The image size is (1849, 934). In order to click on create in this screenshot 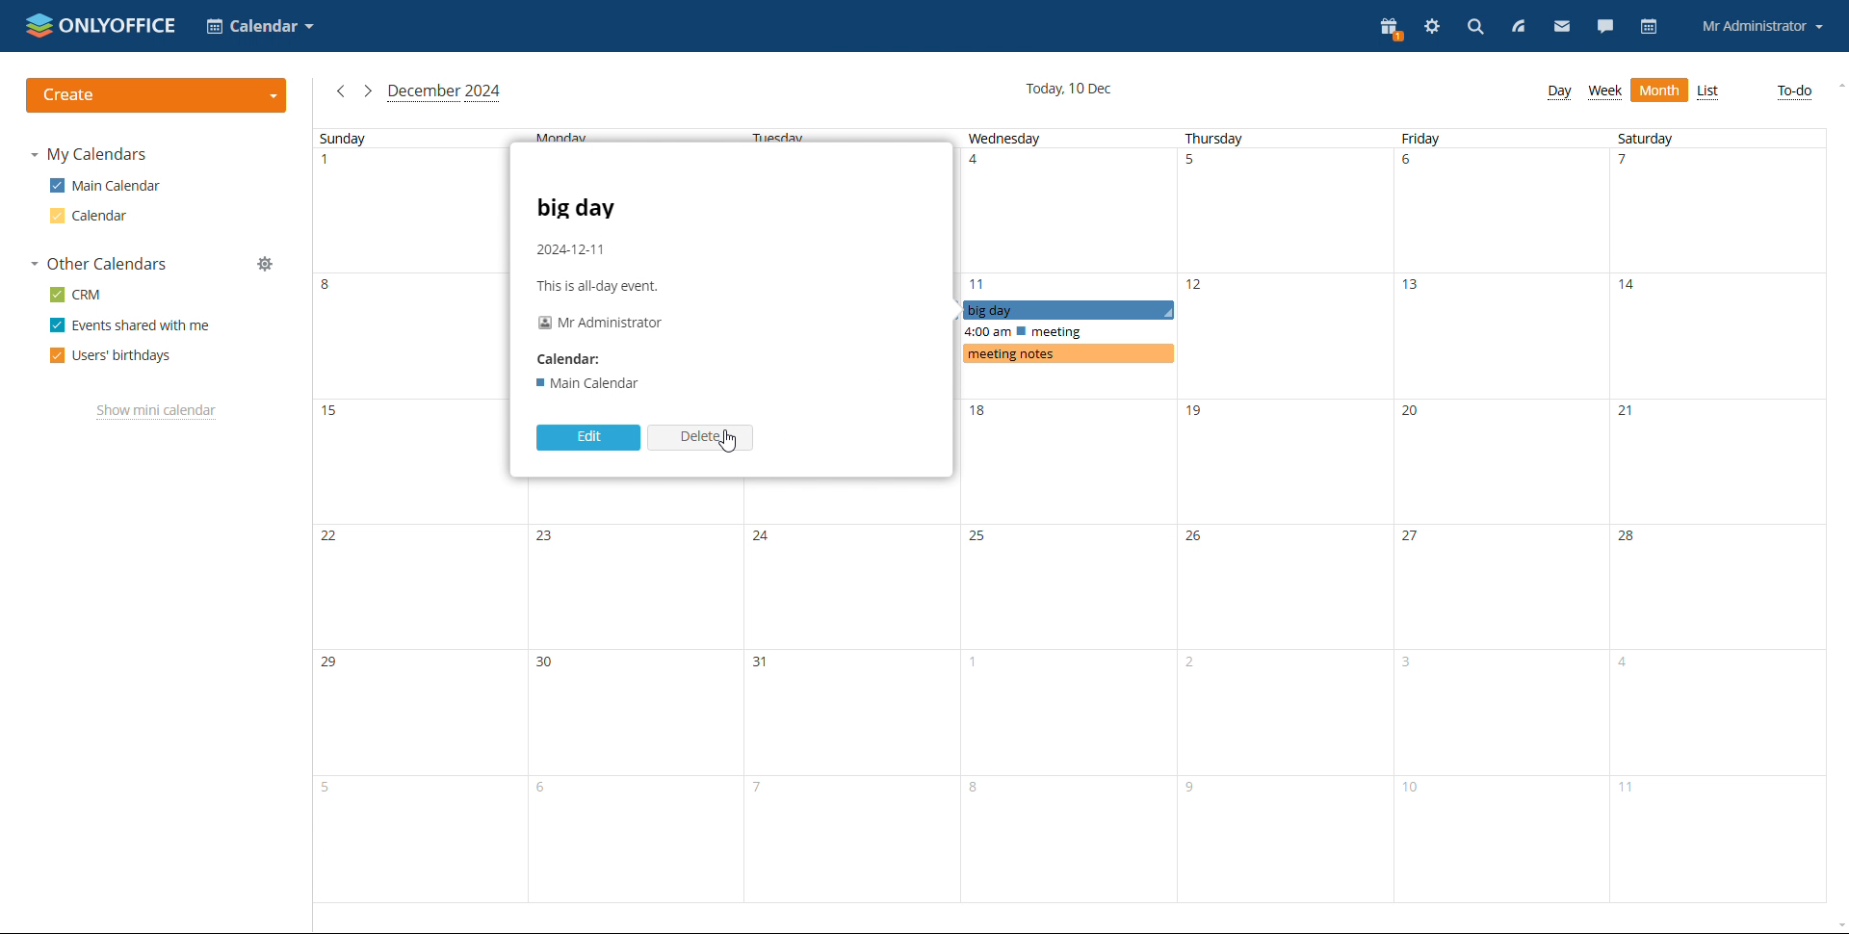, I will do `click(157, 95)`.